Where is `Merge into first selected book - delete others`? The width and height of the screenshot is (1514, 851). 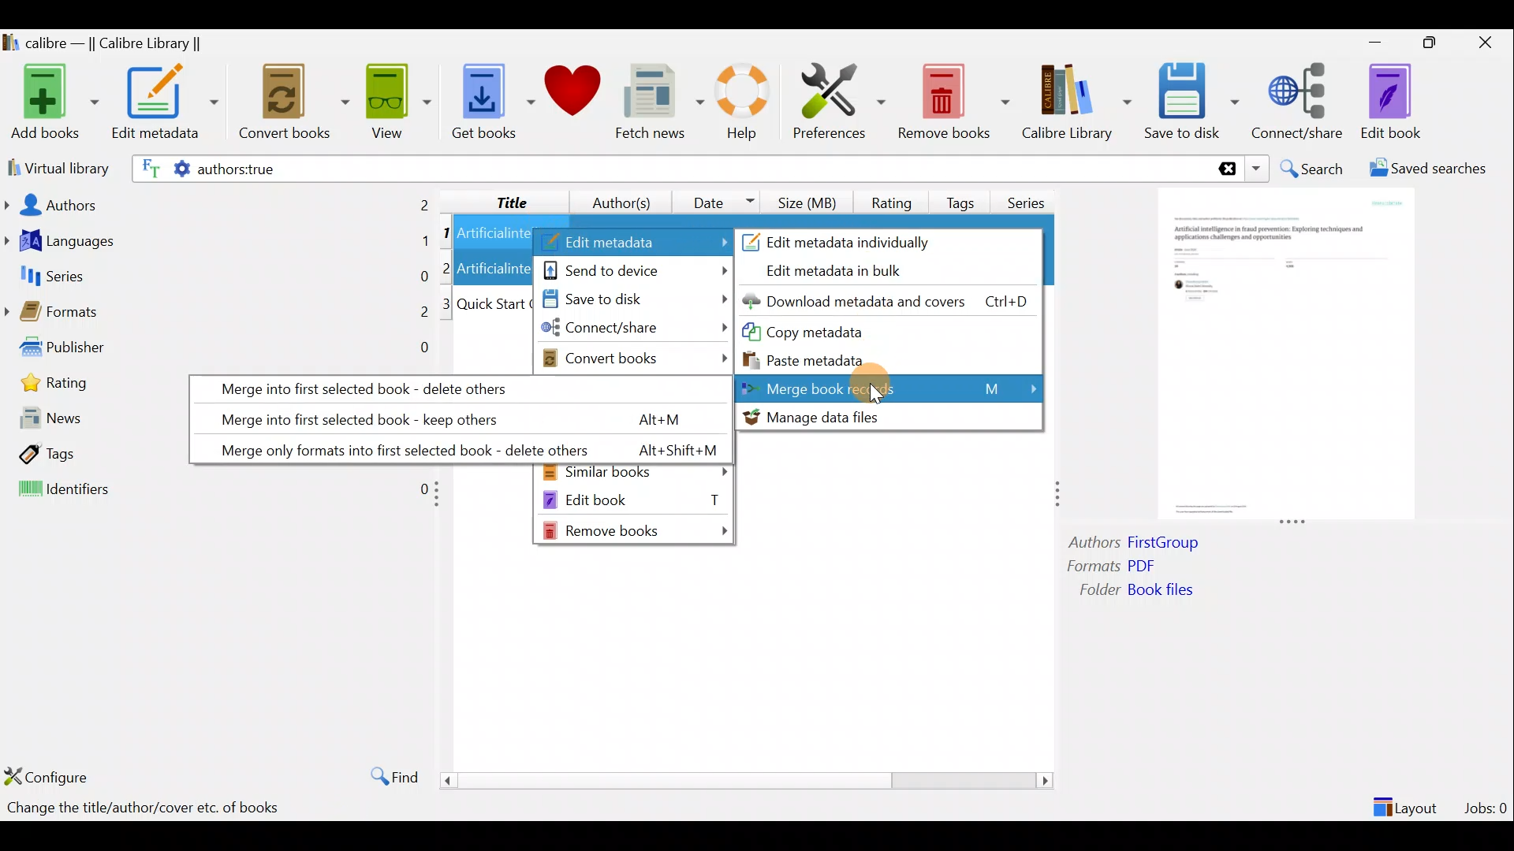
Merge into first selected book - delete others is located at coordinates (457, 388).